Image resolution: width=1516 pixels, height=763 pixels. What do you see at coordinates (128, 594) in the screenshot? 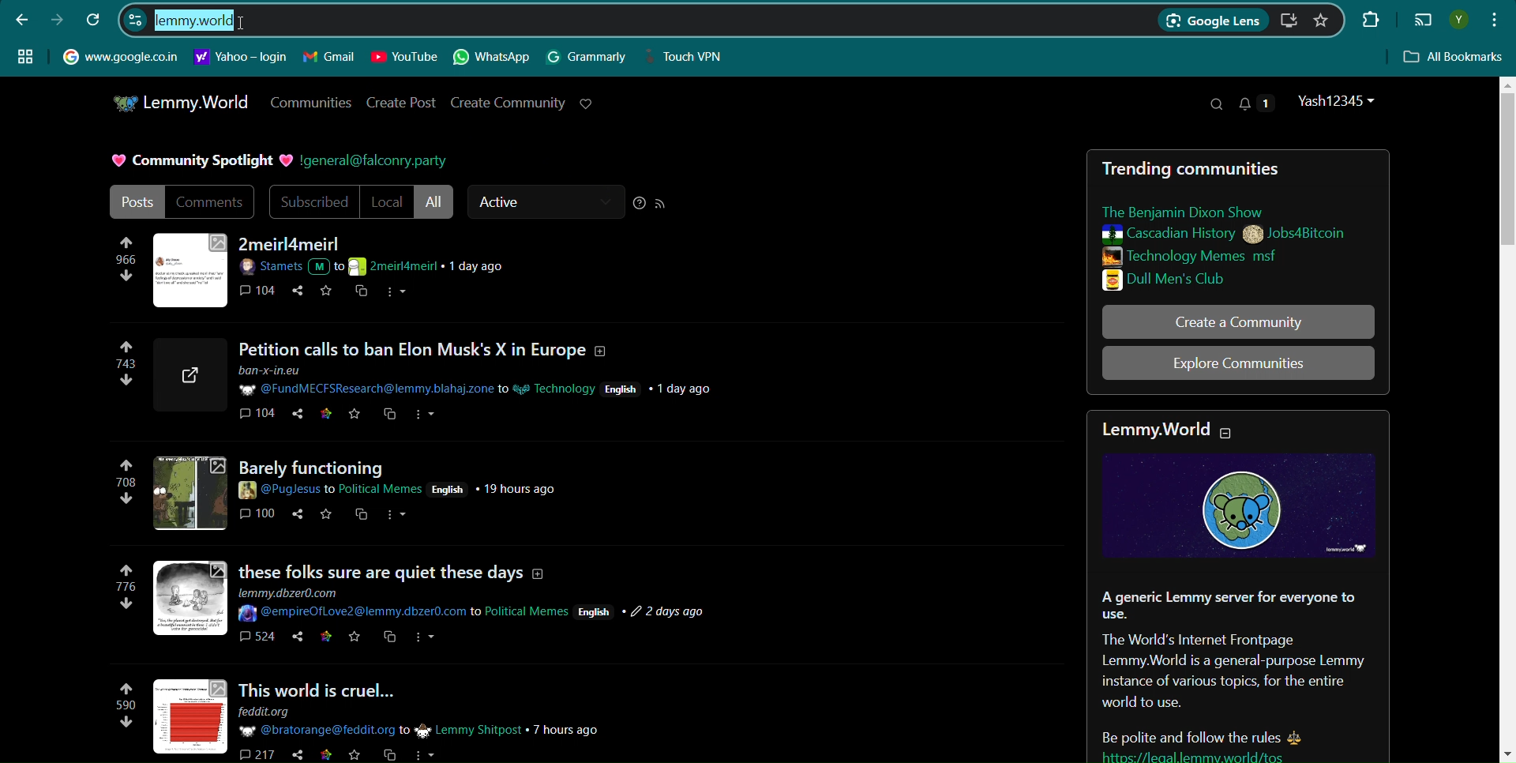
I see `706` at bounding box center [128, 594].